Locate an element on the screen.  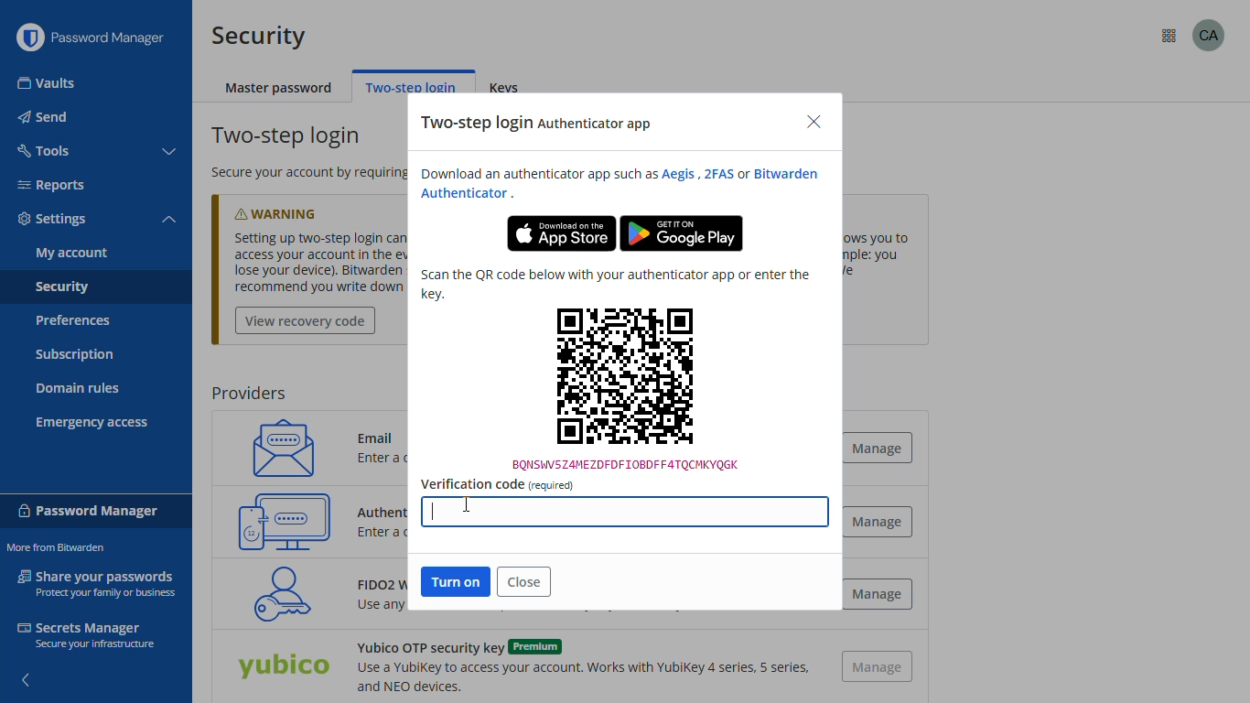
get it on google play is located at coordinates (682, 233).